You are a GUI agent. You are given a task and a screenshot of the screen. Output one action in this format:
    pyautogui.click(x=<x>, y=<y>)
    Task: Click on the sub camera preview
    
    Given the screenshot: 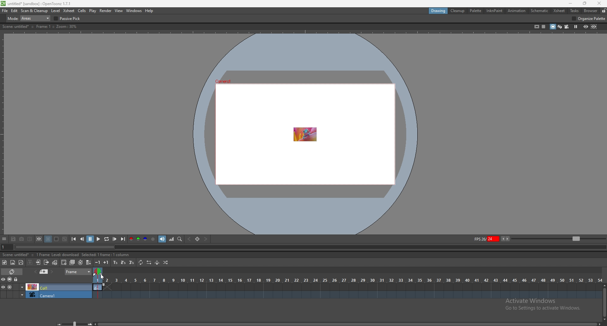 What is the action you would take?
    pyautogui.click(x=594, y=27)
    